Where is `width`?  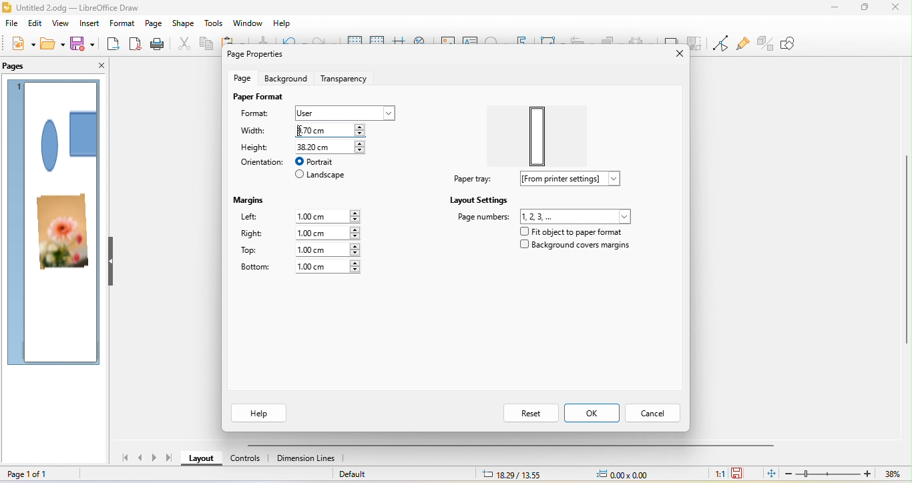
width is located at coordinates (258, 131).